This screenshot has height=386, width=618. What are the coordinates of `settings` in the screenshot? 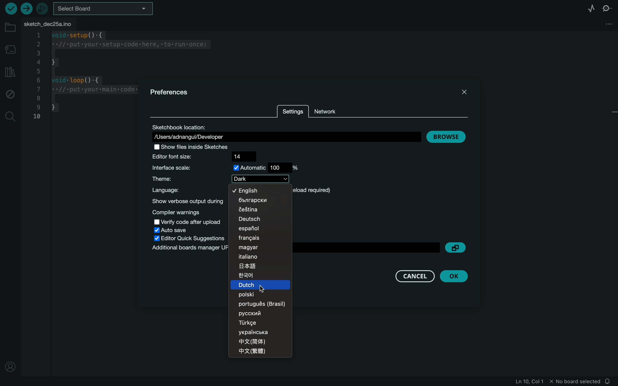 It's located at (292, 113).